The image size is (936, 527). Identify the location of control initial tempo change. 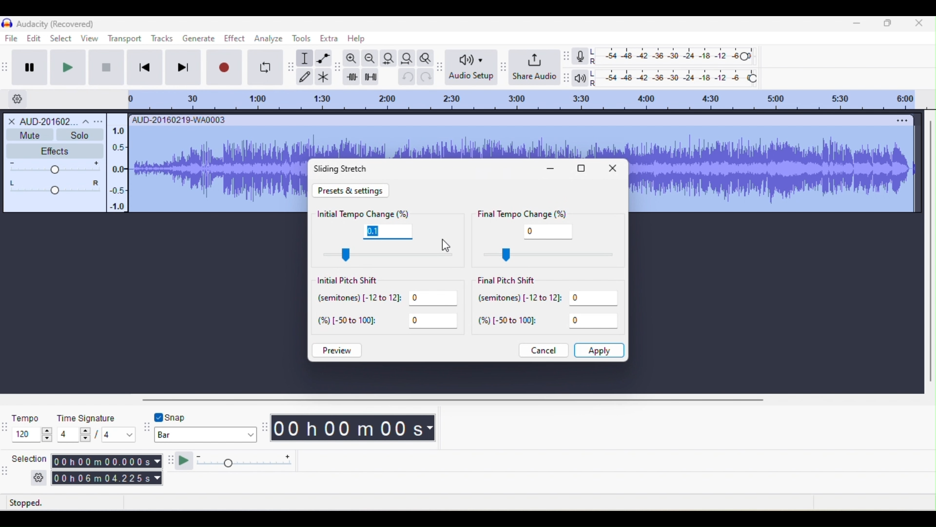
(396, 253).